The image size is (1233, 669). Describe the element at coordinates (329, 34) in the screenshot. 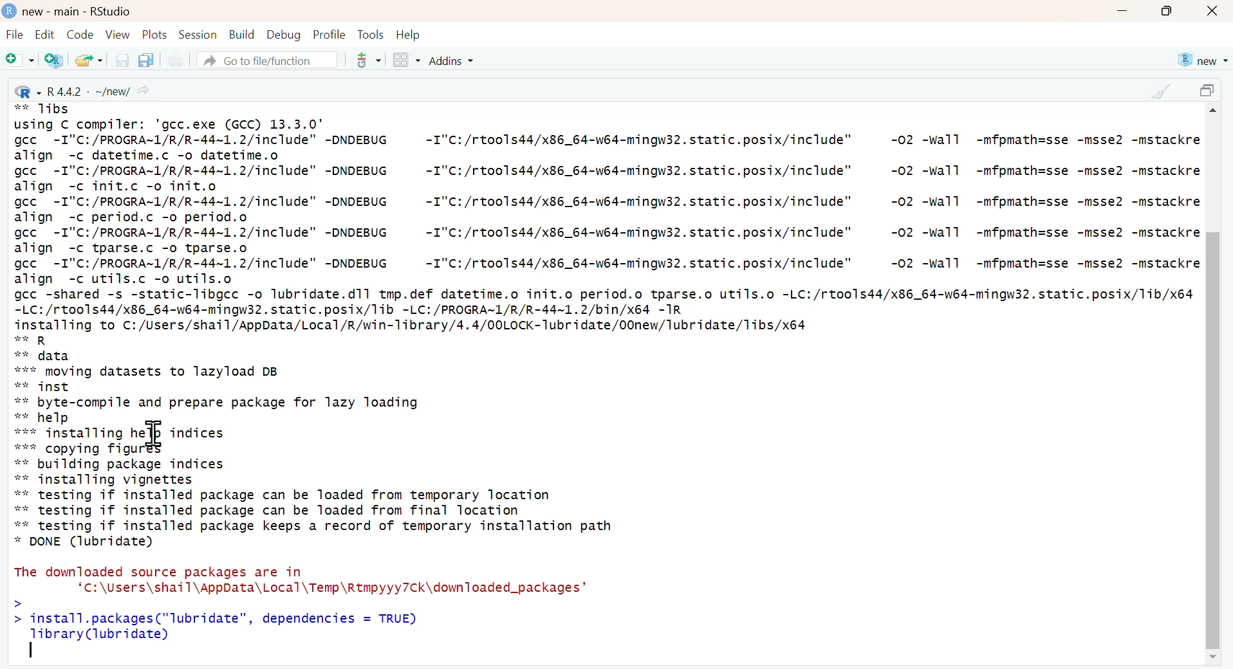

I see `Profile` at that location.